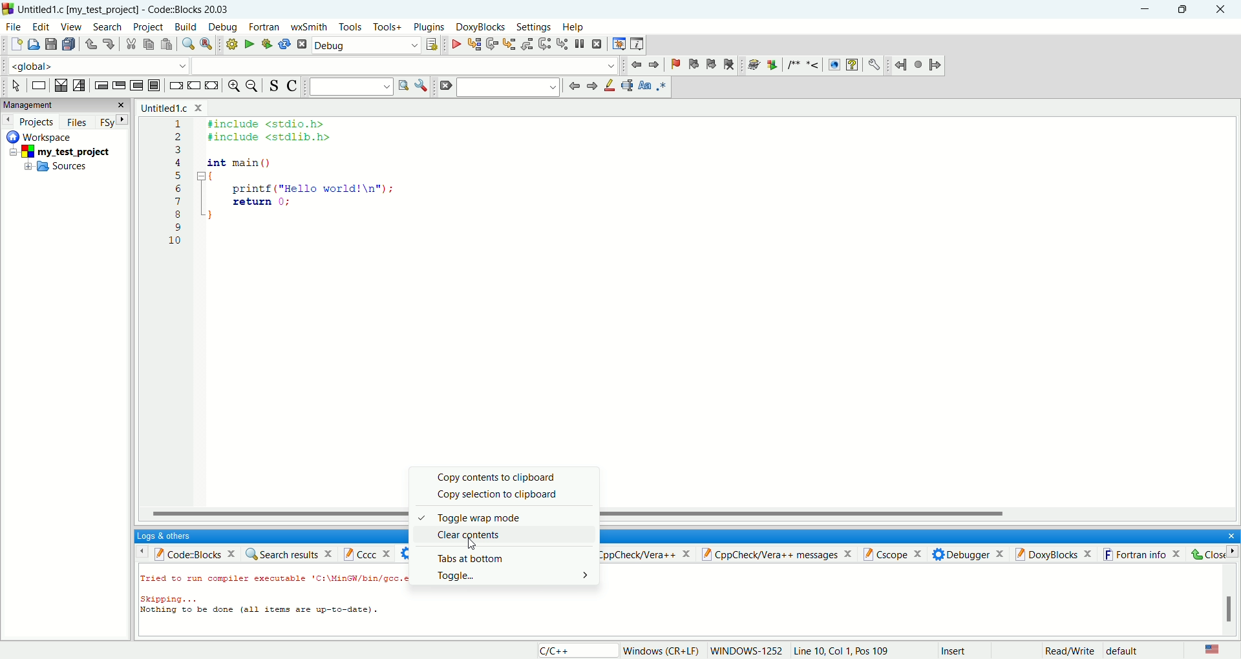 This screenshot has height=659, width=1241. Describe the element at coordinates (953, 649) in the screenshot. I see `insert` at that location.